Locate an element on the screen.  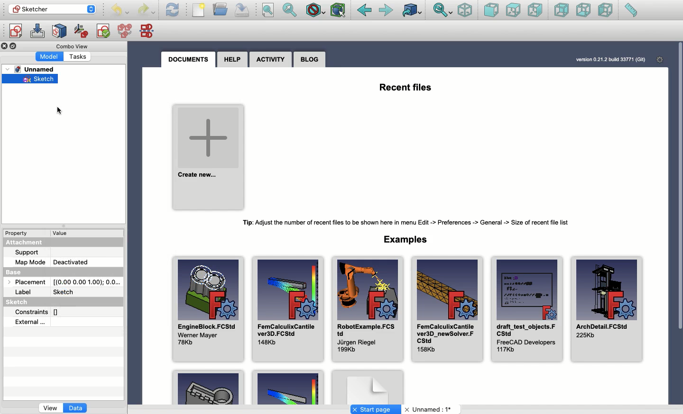
Examples is located at coordinates (287, 388).